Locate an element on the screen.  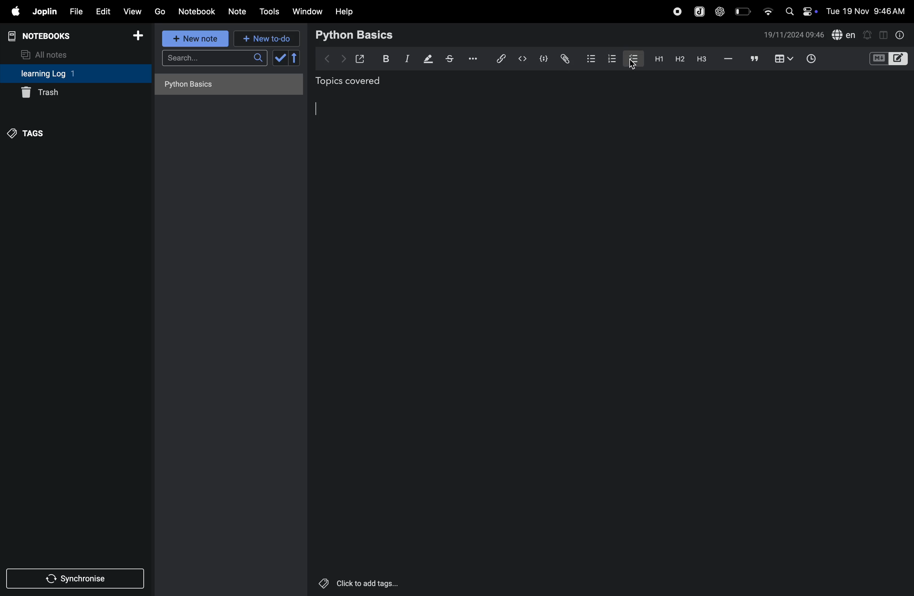
wifi is located at coordinates (767, 9).